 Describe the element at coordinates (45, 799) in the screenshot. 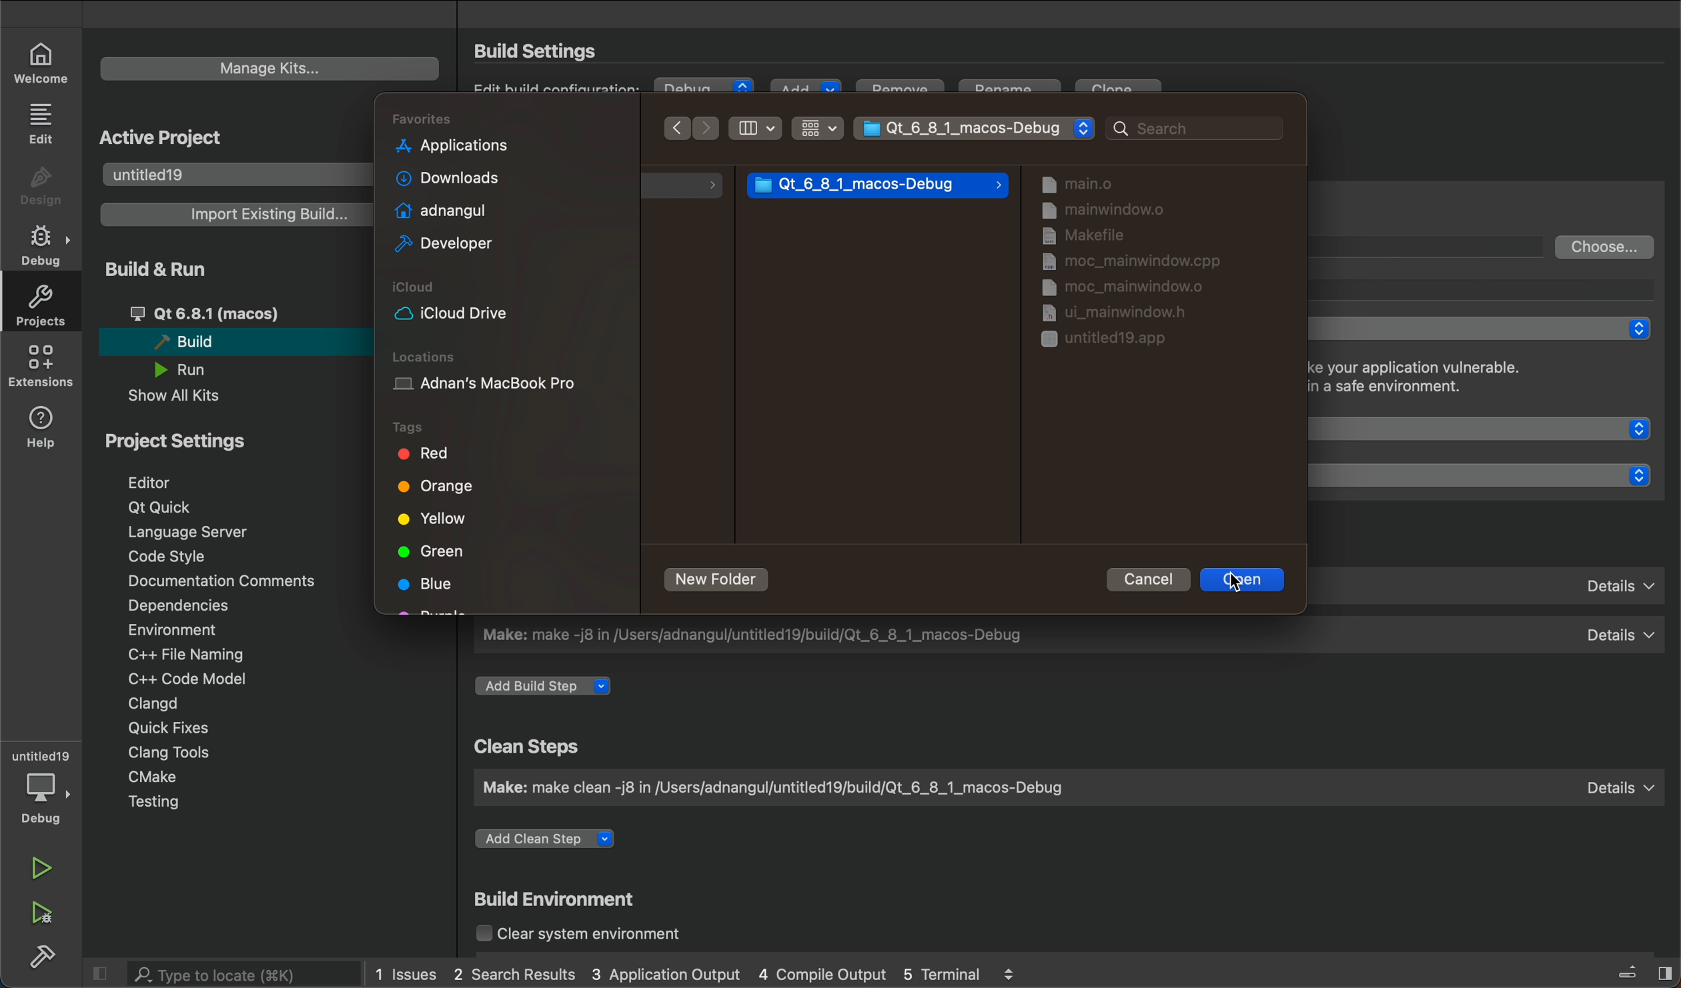

I see `debug` at that location.